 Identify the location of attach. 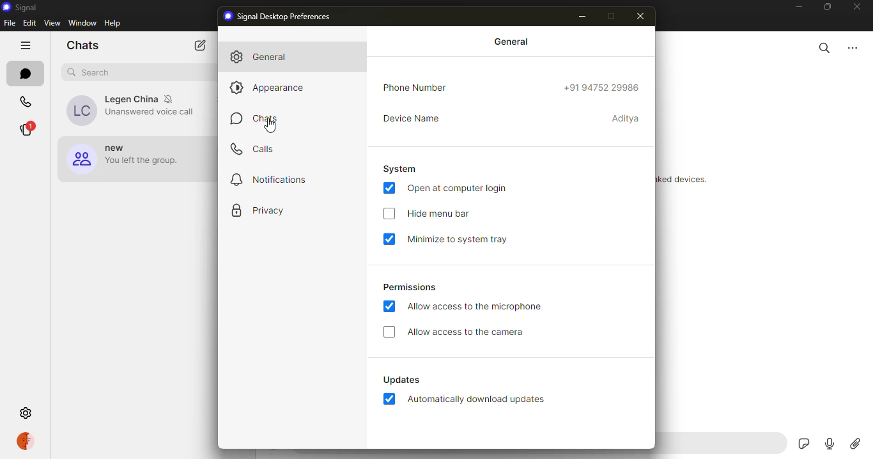
(856, 444).